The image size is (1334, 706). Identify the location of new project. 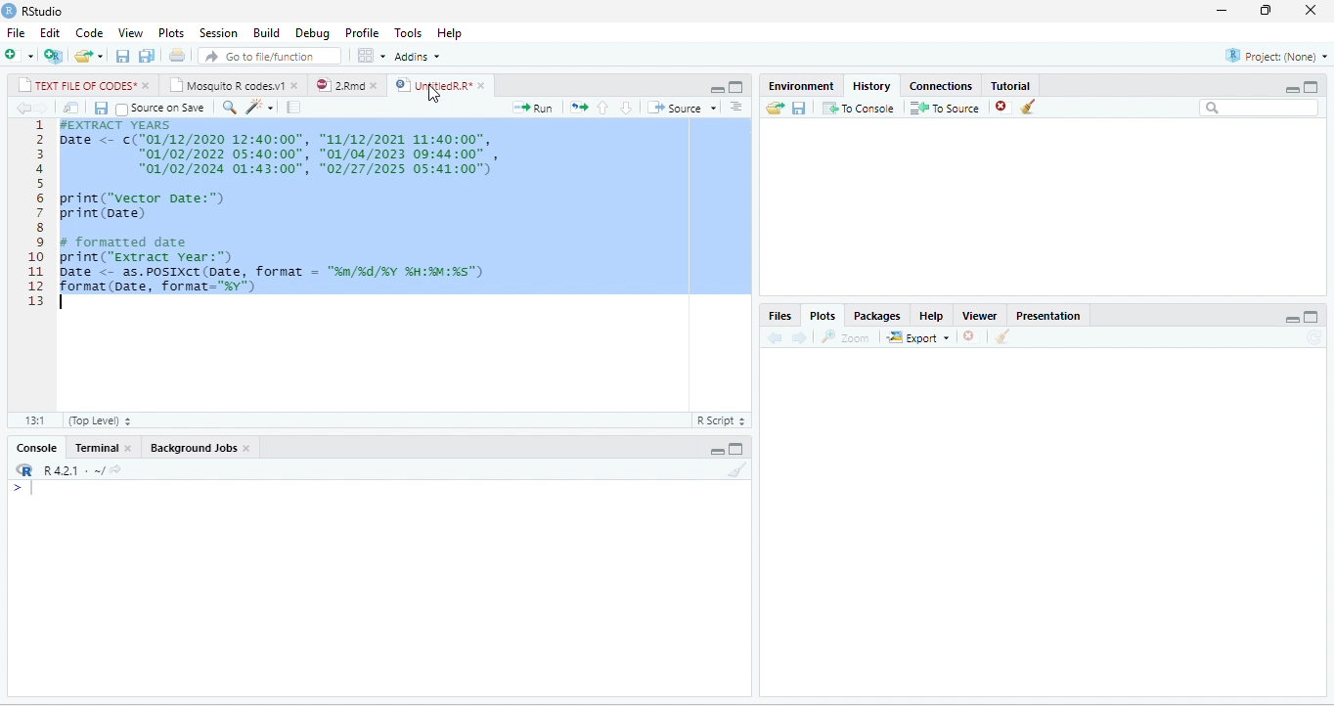
(54, 56).